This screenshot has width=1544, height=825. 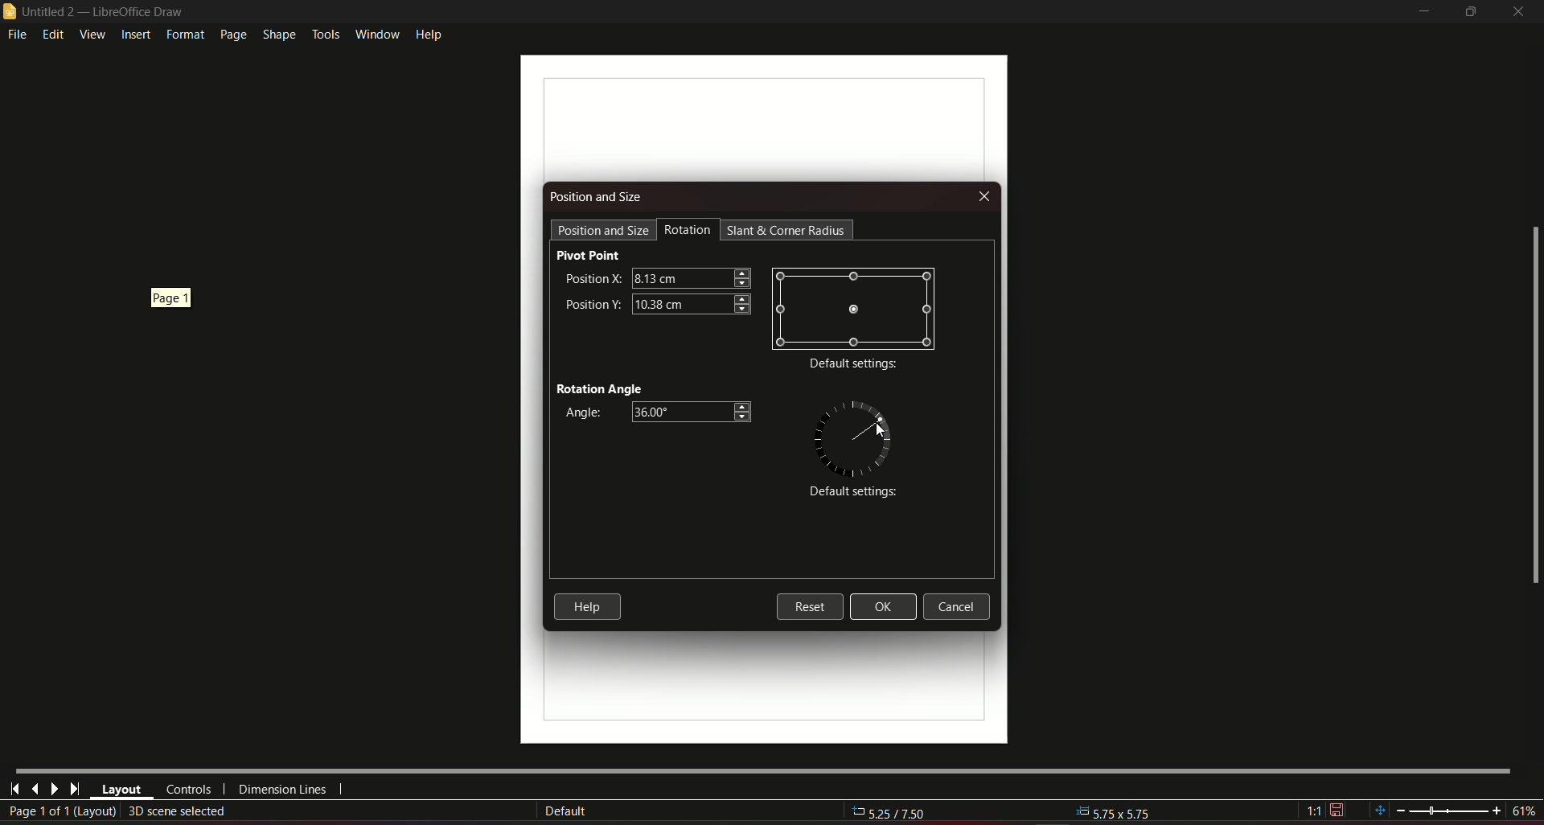 What do you see at coordinates (691, 303) in the screenshot?
I see `textbox` at bounding box center [691, 303].